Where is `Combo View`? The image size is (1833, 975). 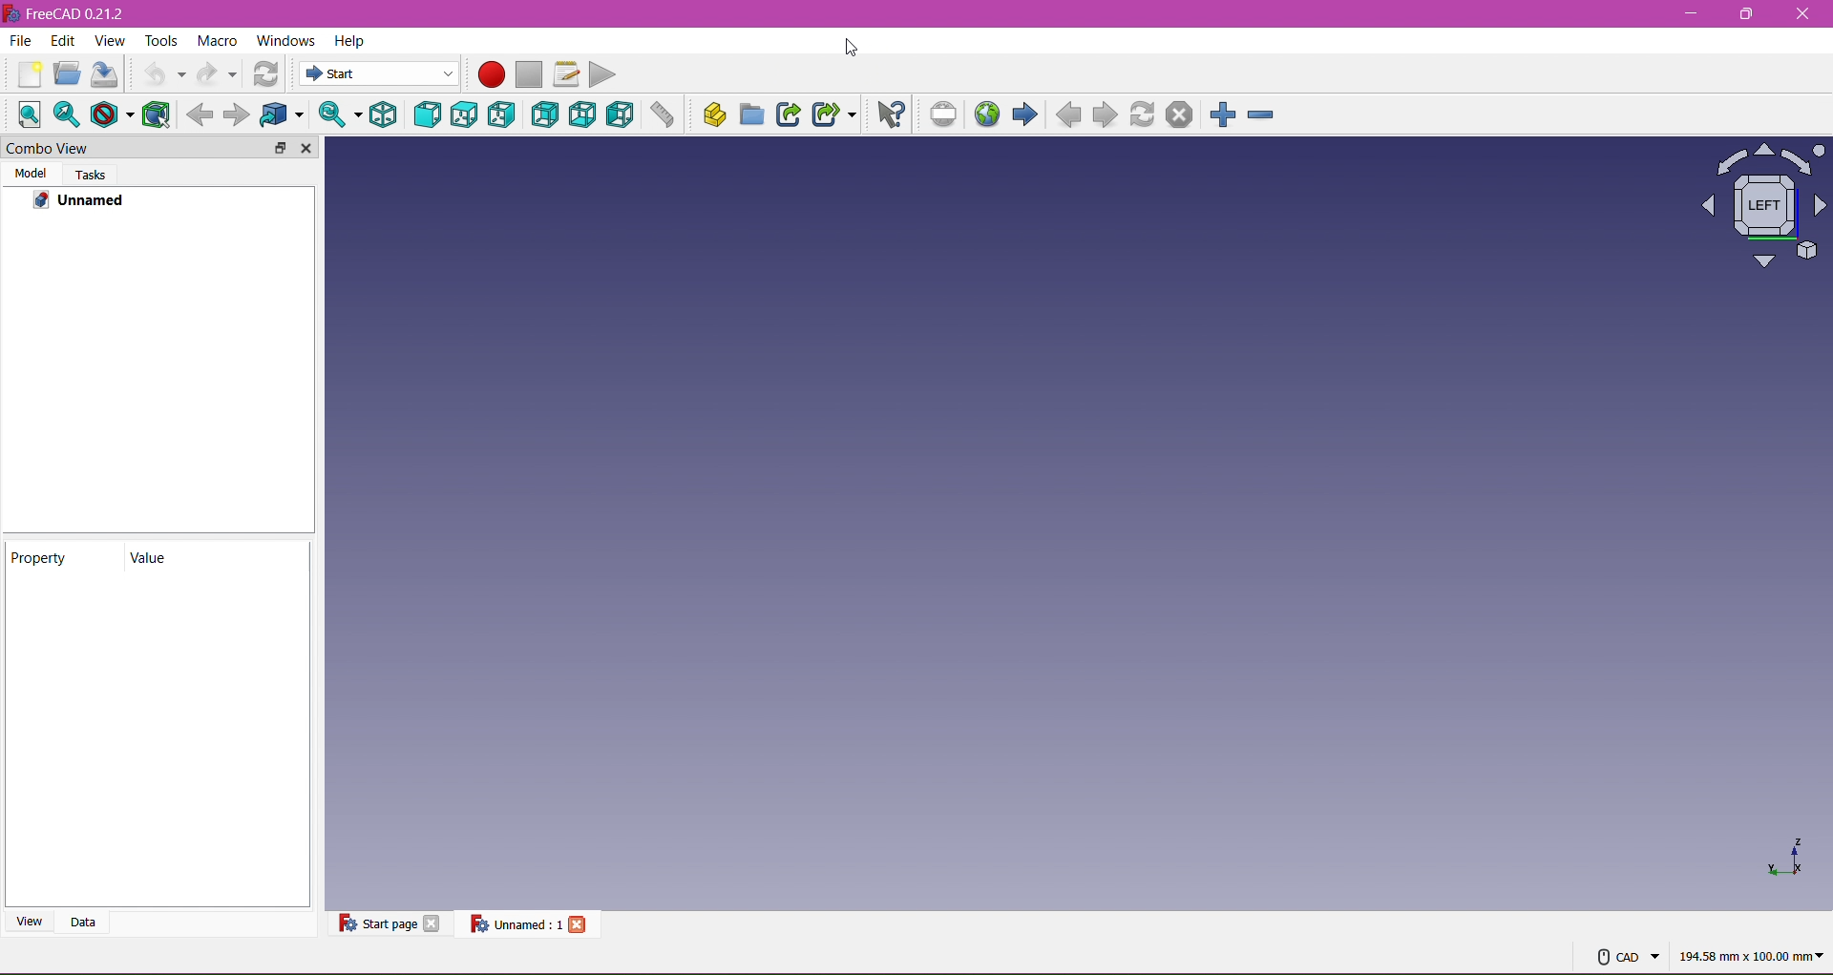
Combo View is located at coordinates (50, 148).